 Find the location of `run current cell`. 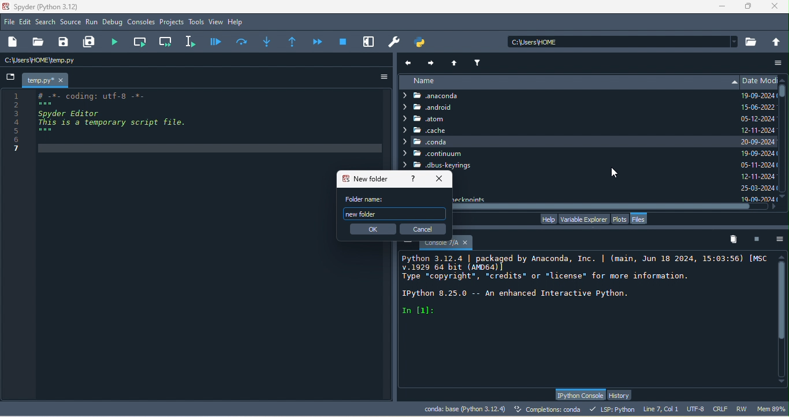

run current cell is located at coordinates (142, 42).